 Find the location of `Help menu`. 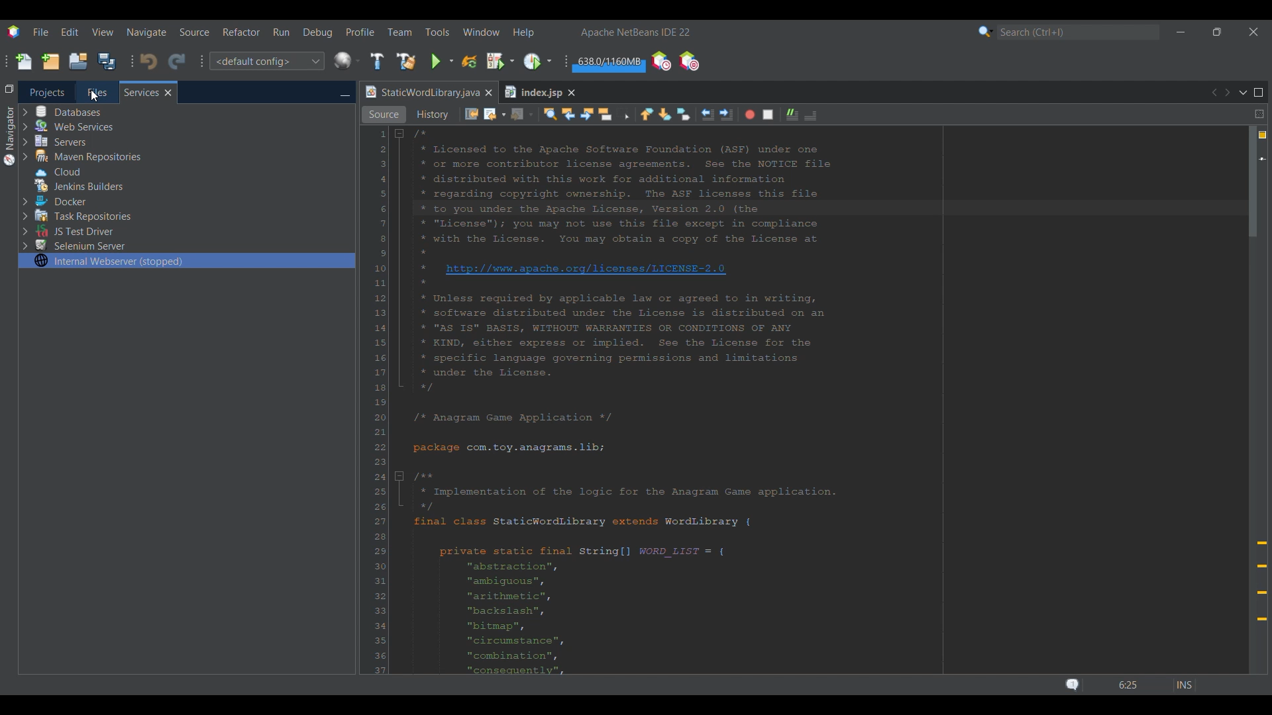

Help menu is located at coordinates (523, 33).